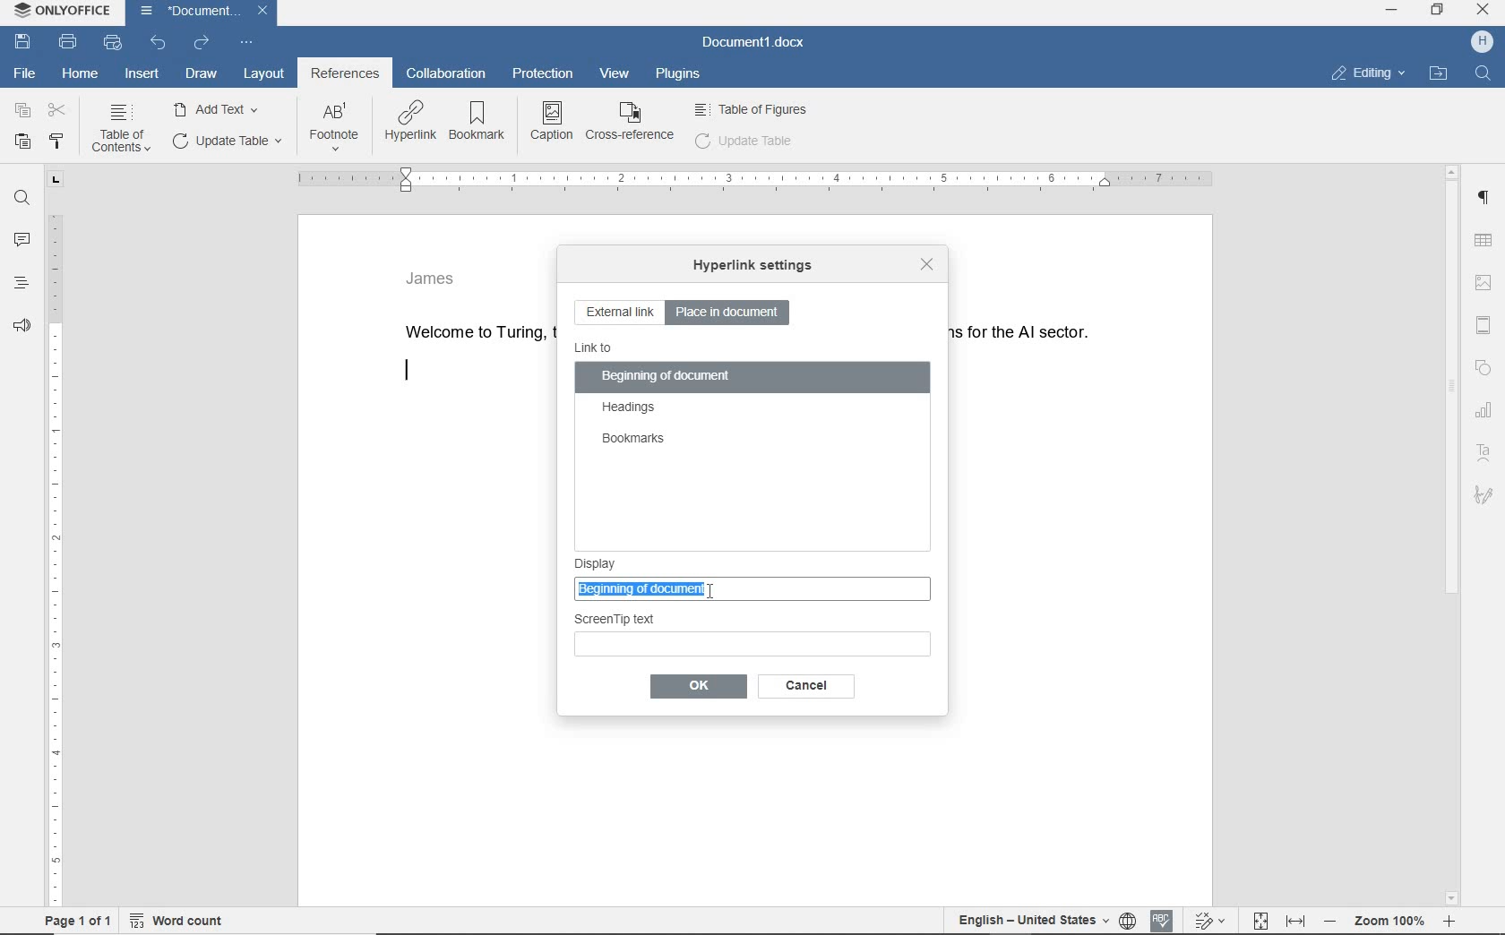 The width and height of the screenshot is (1505, 935). I want to click on plugins, so click(680, 78).